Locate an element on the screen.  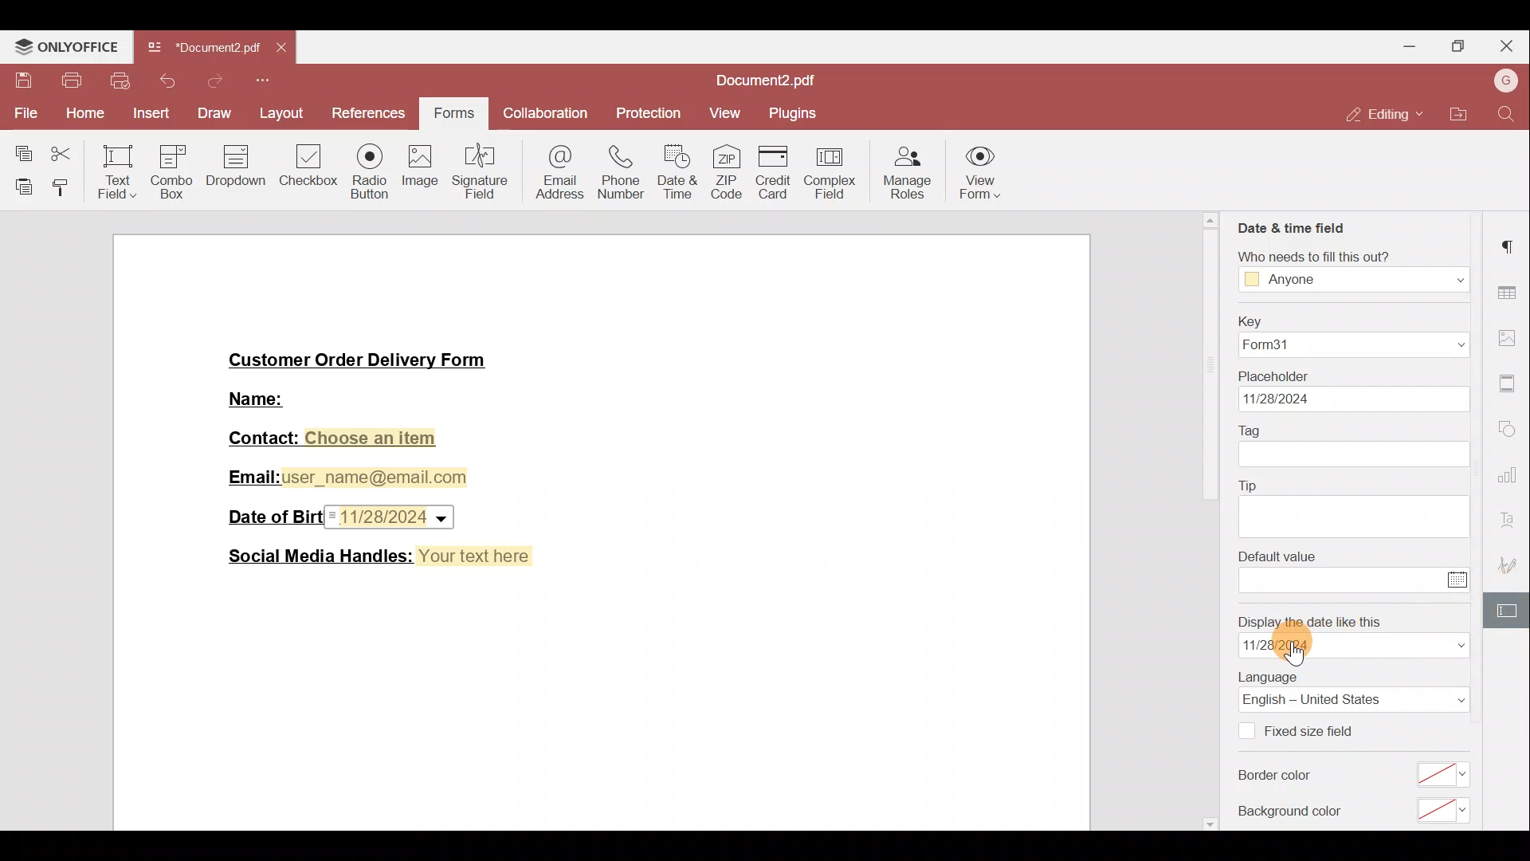
date is located at coordinates (1355, 399).